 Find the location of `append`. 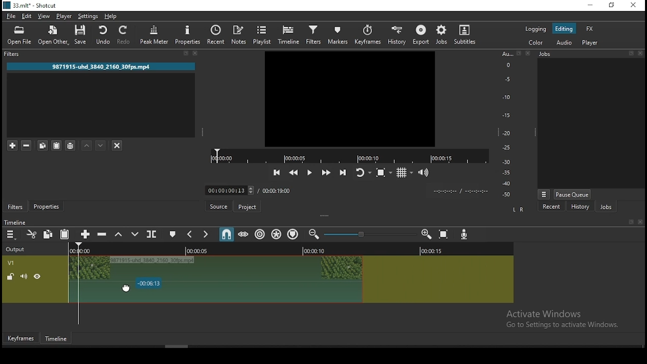

append is located at coordinates (86, 234).